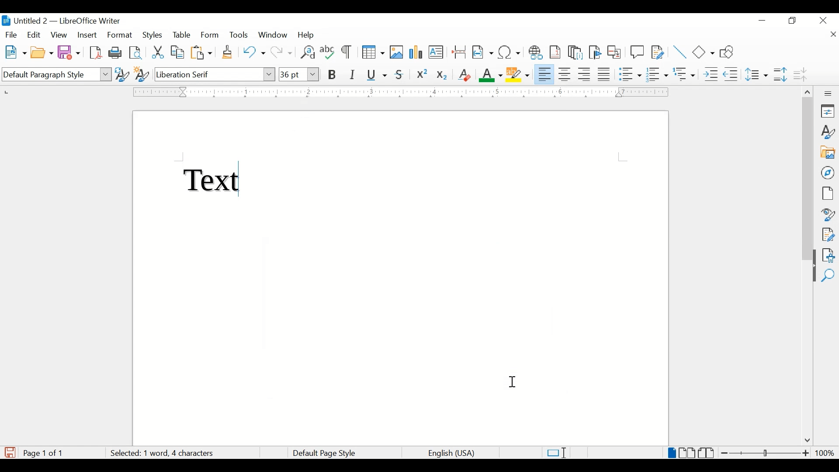 The width and height of the screenshot is (839, 472). Describe the element at coordinates (45, 453) in the screenshot. I see `page count` at that location.